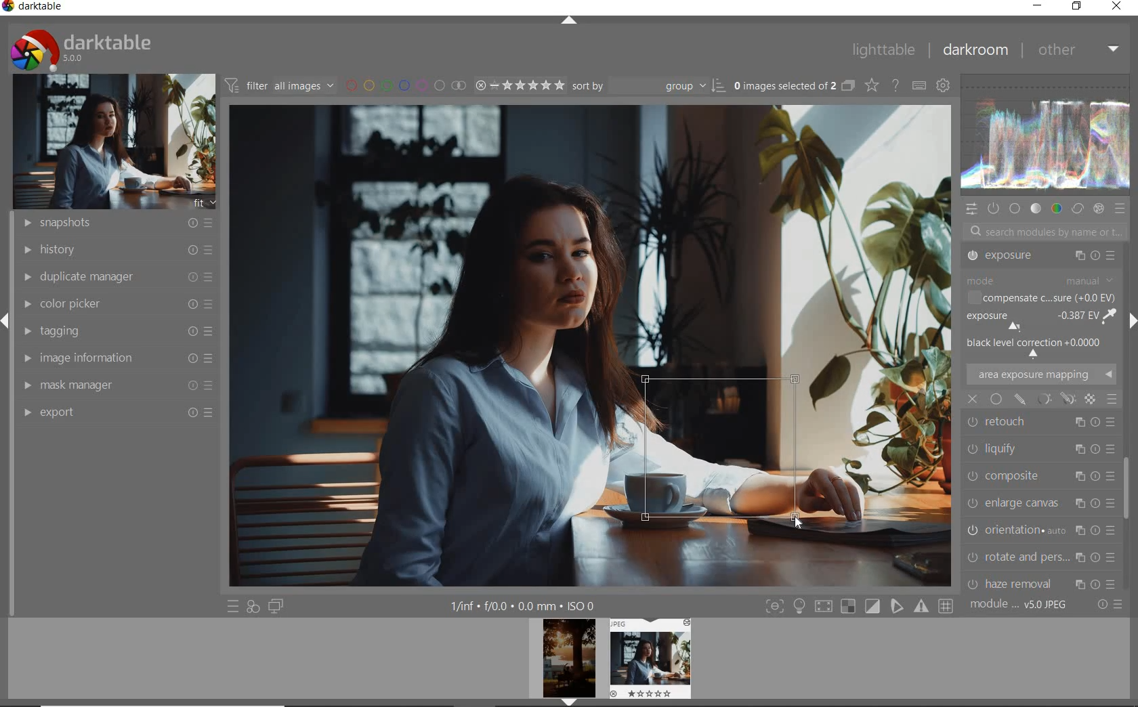  I want to click on SHOW ONLY ACTIVE MODULES, so click(993, 209).